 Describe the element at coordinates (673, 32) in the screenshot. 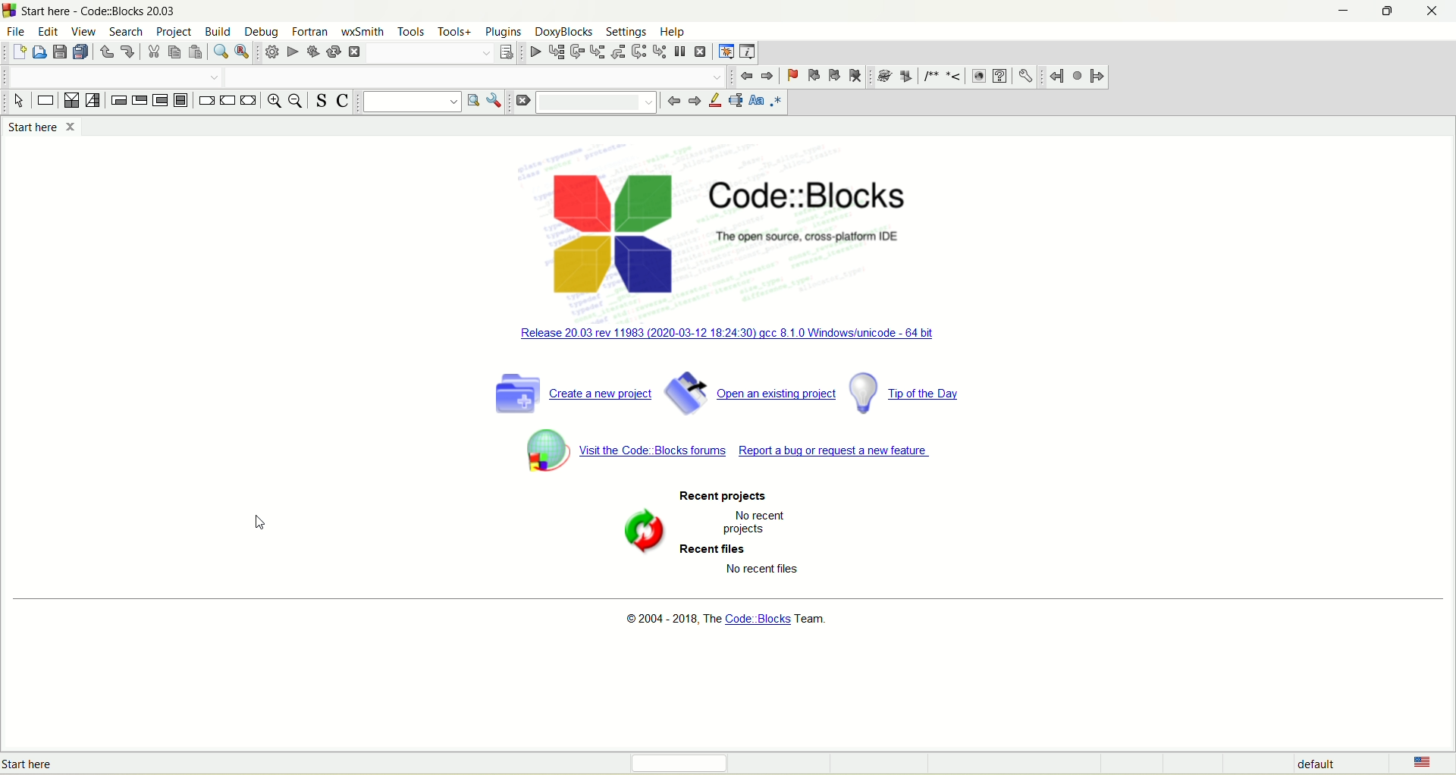

I see `help` at that location.